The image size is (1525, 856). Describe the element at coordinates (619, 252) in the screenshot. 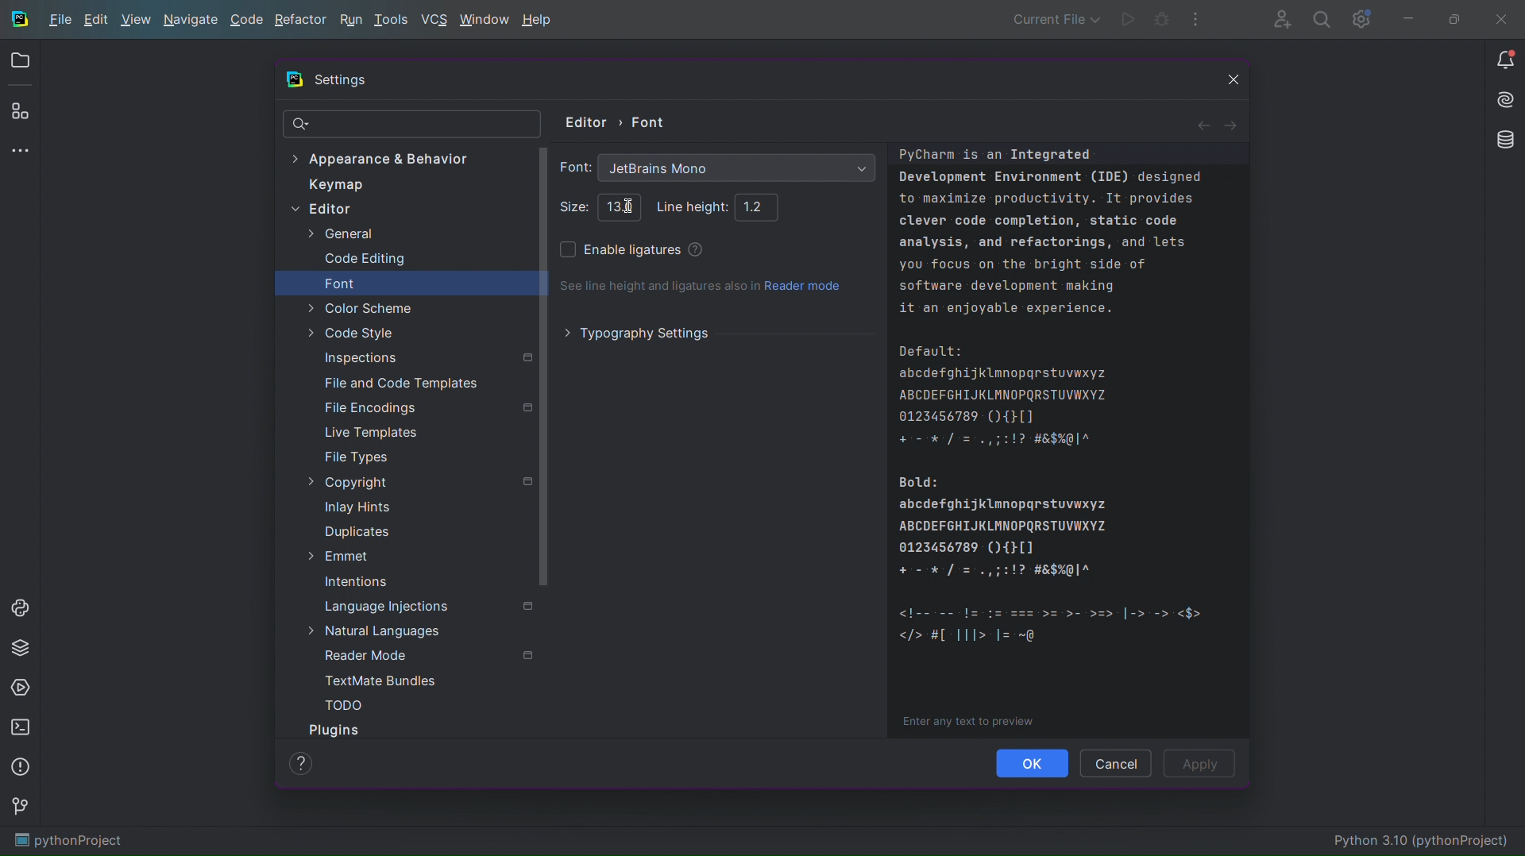

I see `Enable ligatures` at that location.